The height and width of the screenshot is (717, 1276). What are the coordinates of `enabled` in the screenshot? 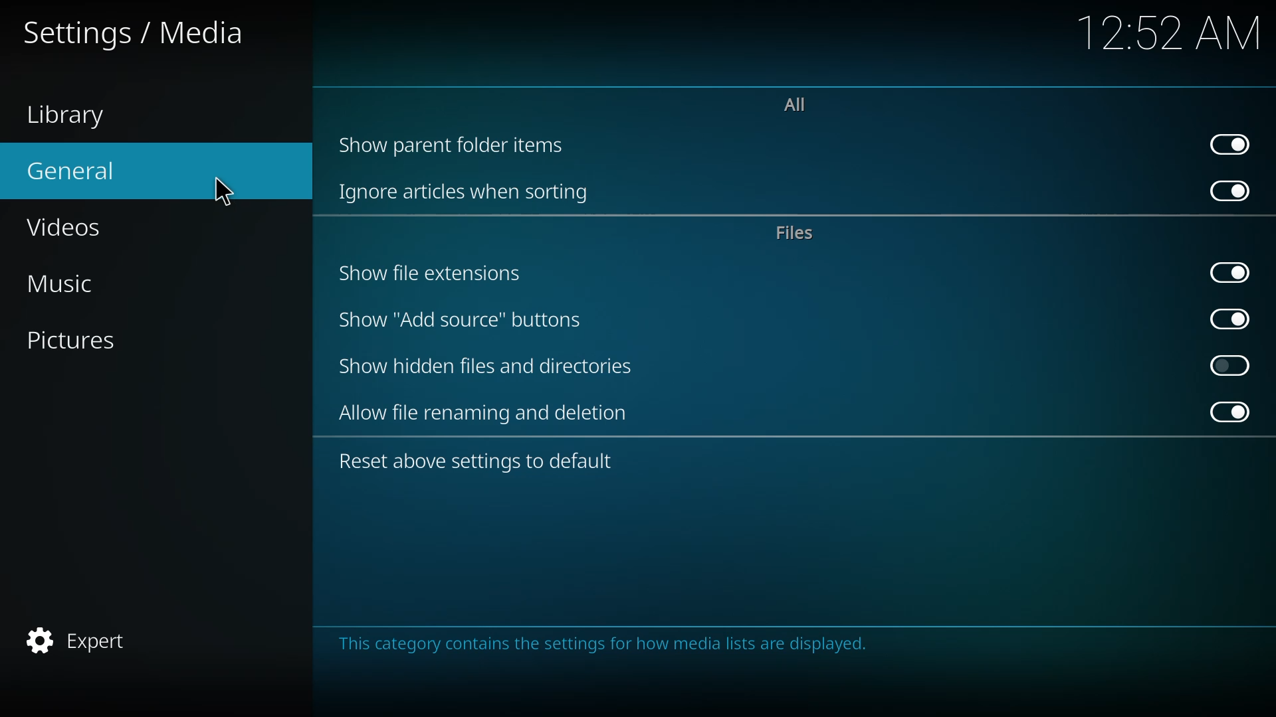 It's located at (1231, 411).